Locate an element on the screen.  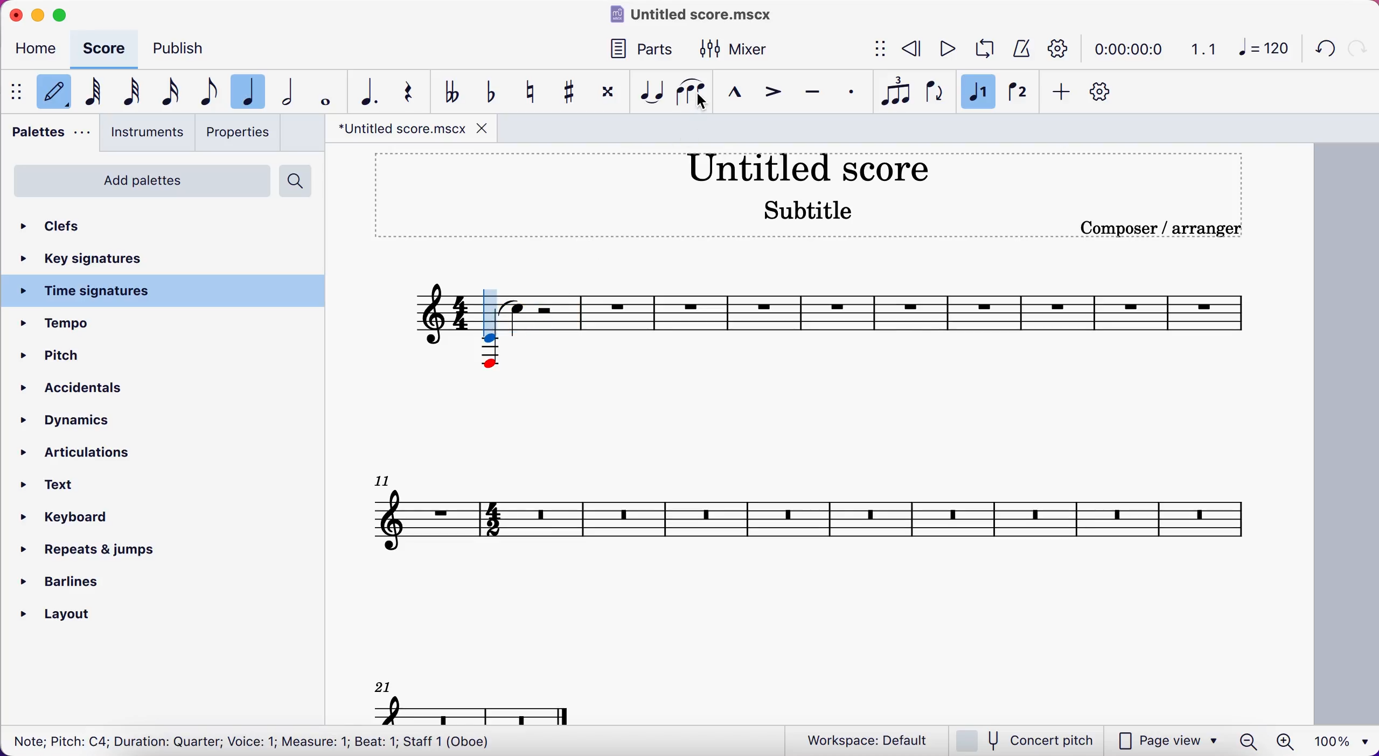
publish is located at coordinates (187, 49).